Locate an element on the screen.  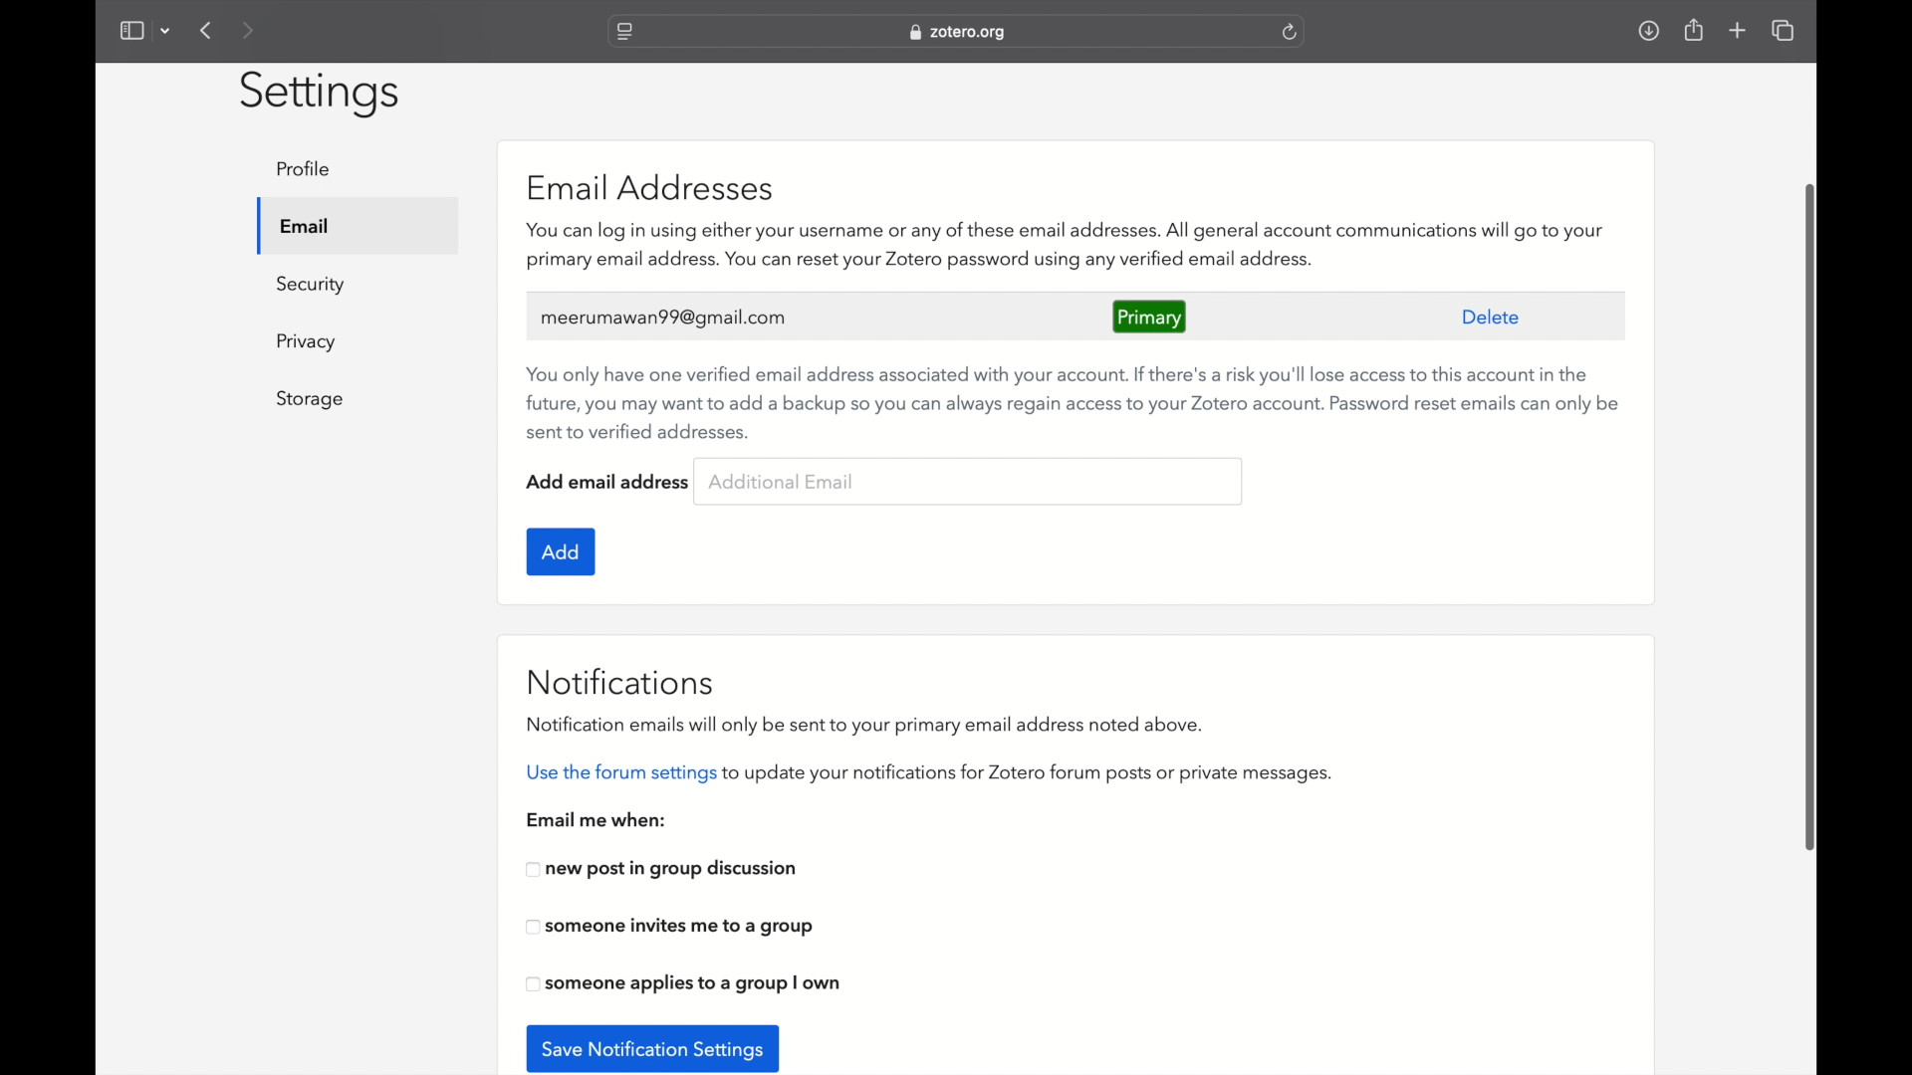
scroll box is located at coordinates (1814, 517).